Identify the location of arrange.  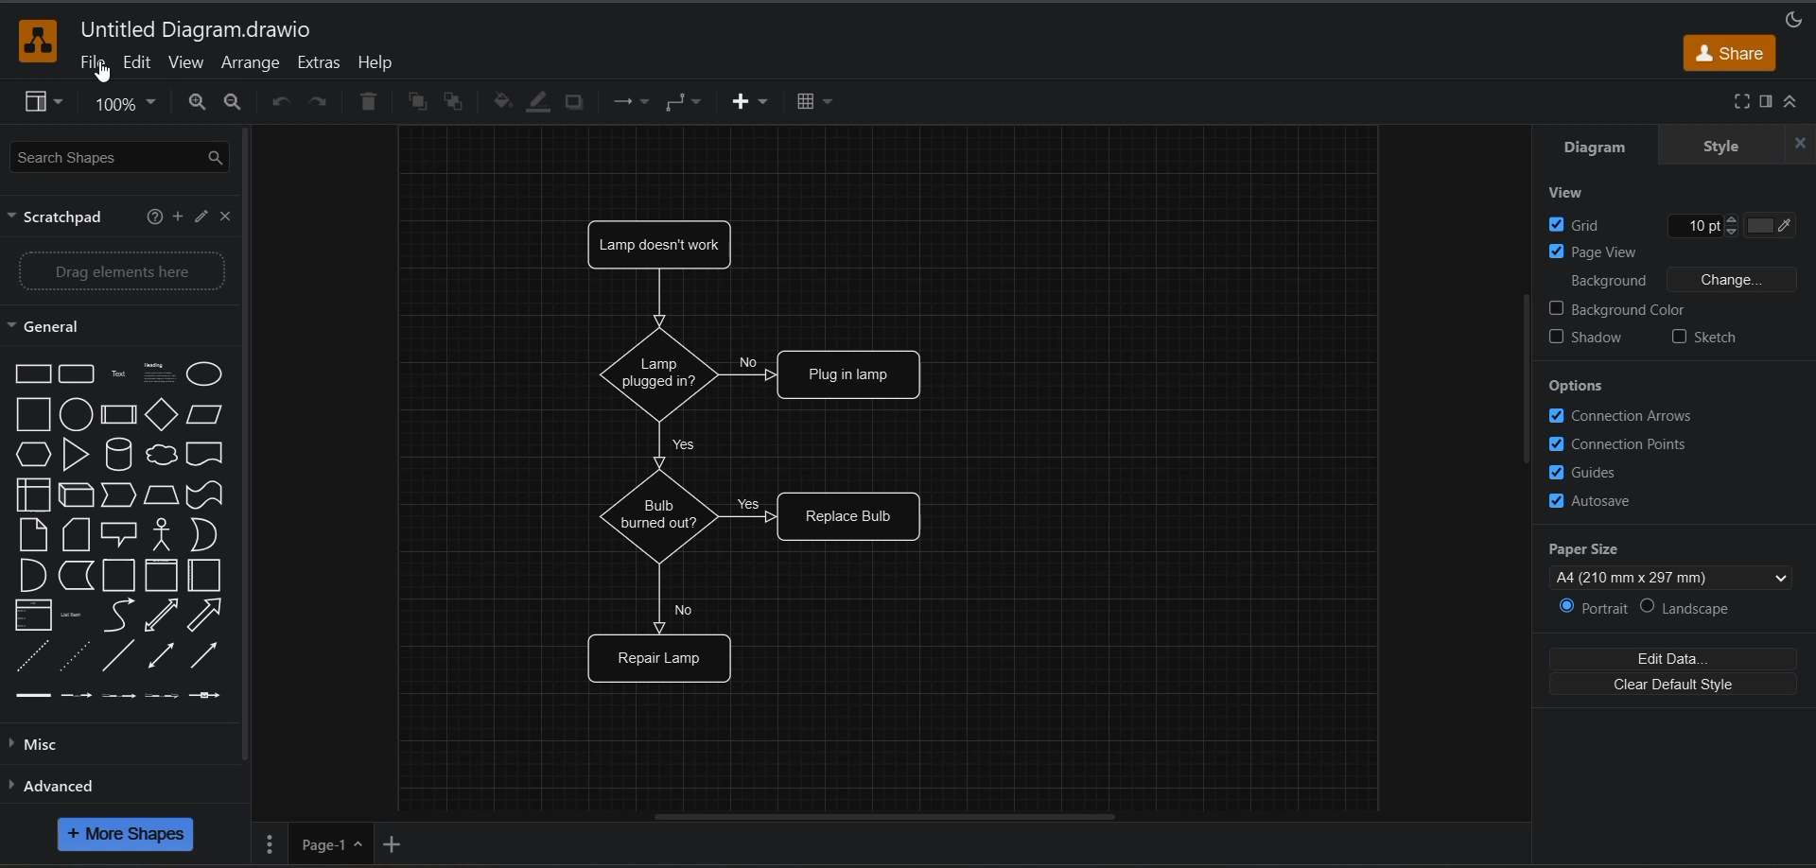
(254, 64).